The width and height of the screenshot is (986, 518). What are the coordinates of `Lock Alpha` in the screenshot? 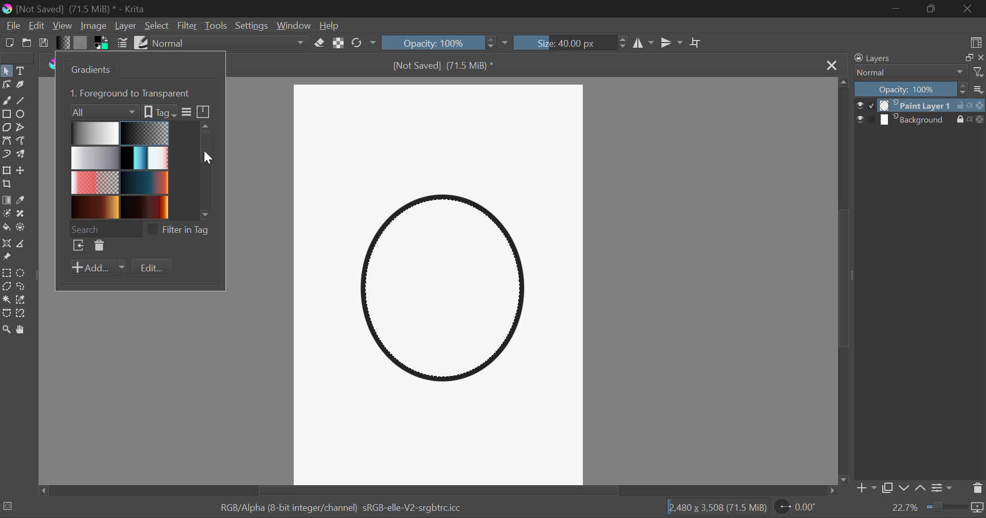 It's located at (339, 43).